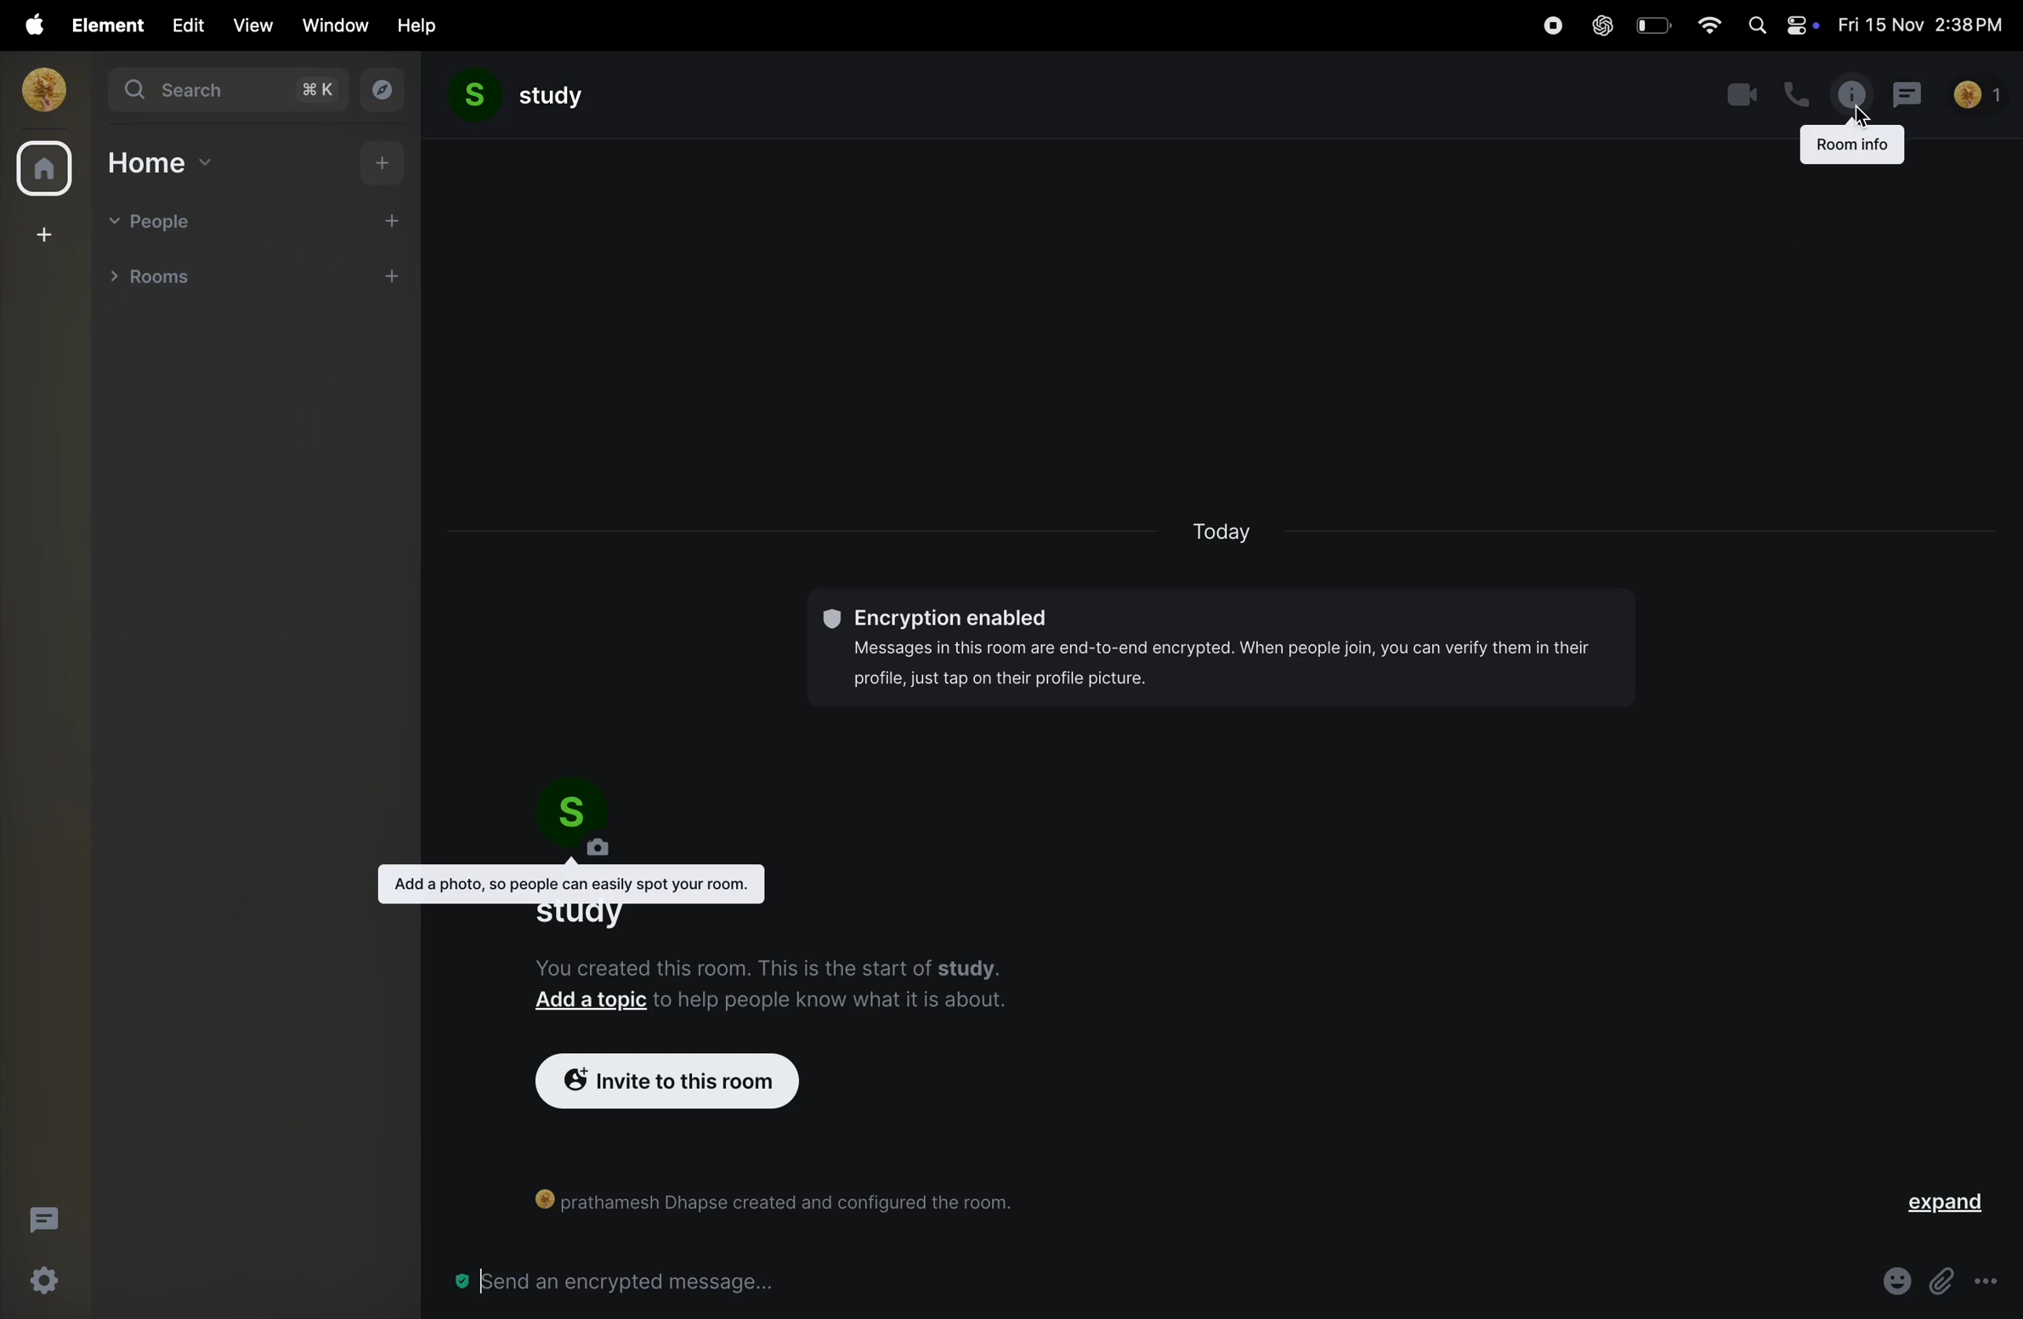  Describe the element at coordinates (577, 917) in the screenshot. I see `study` at that location.